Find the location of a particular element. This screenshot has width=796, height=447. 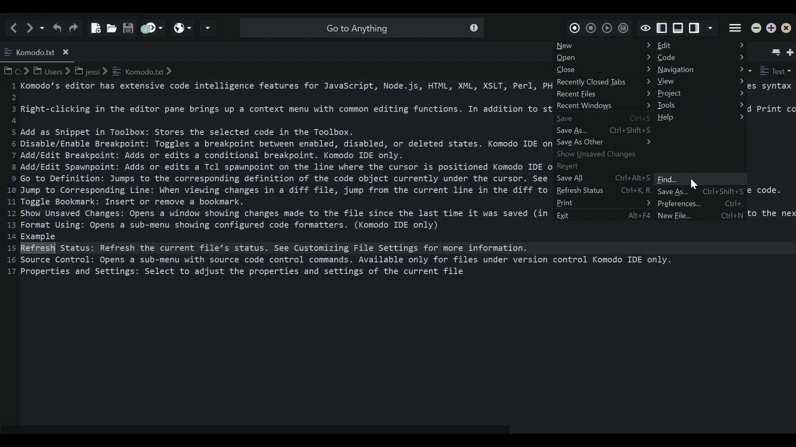

Navigation is located at coordinates (701, 70).